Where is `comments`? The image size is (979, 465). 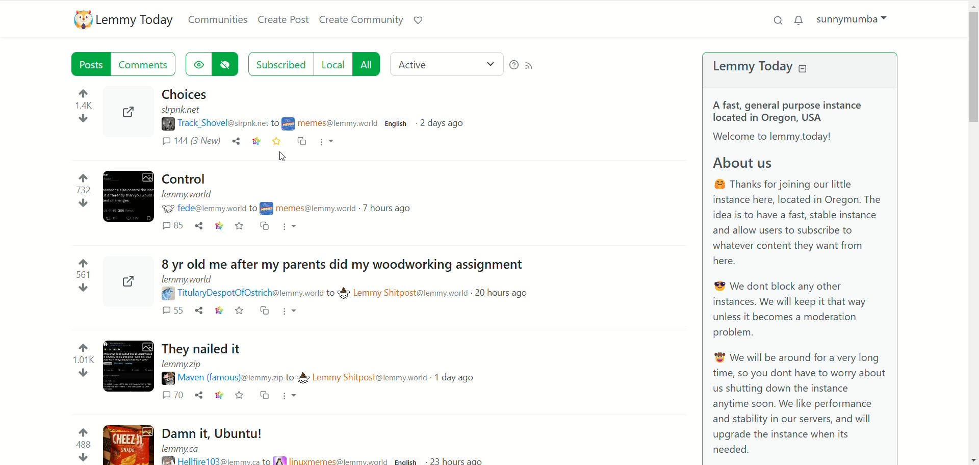 comments is located at coordinates (176, 226).